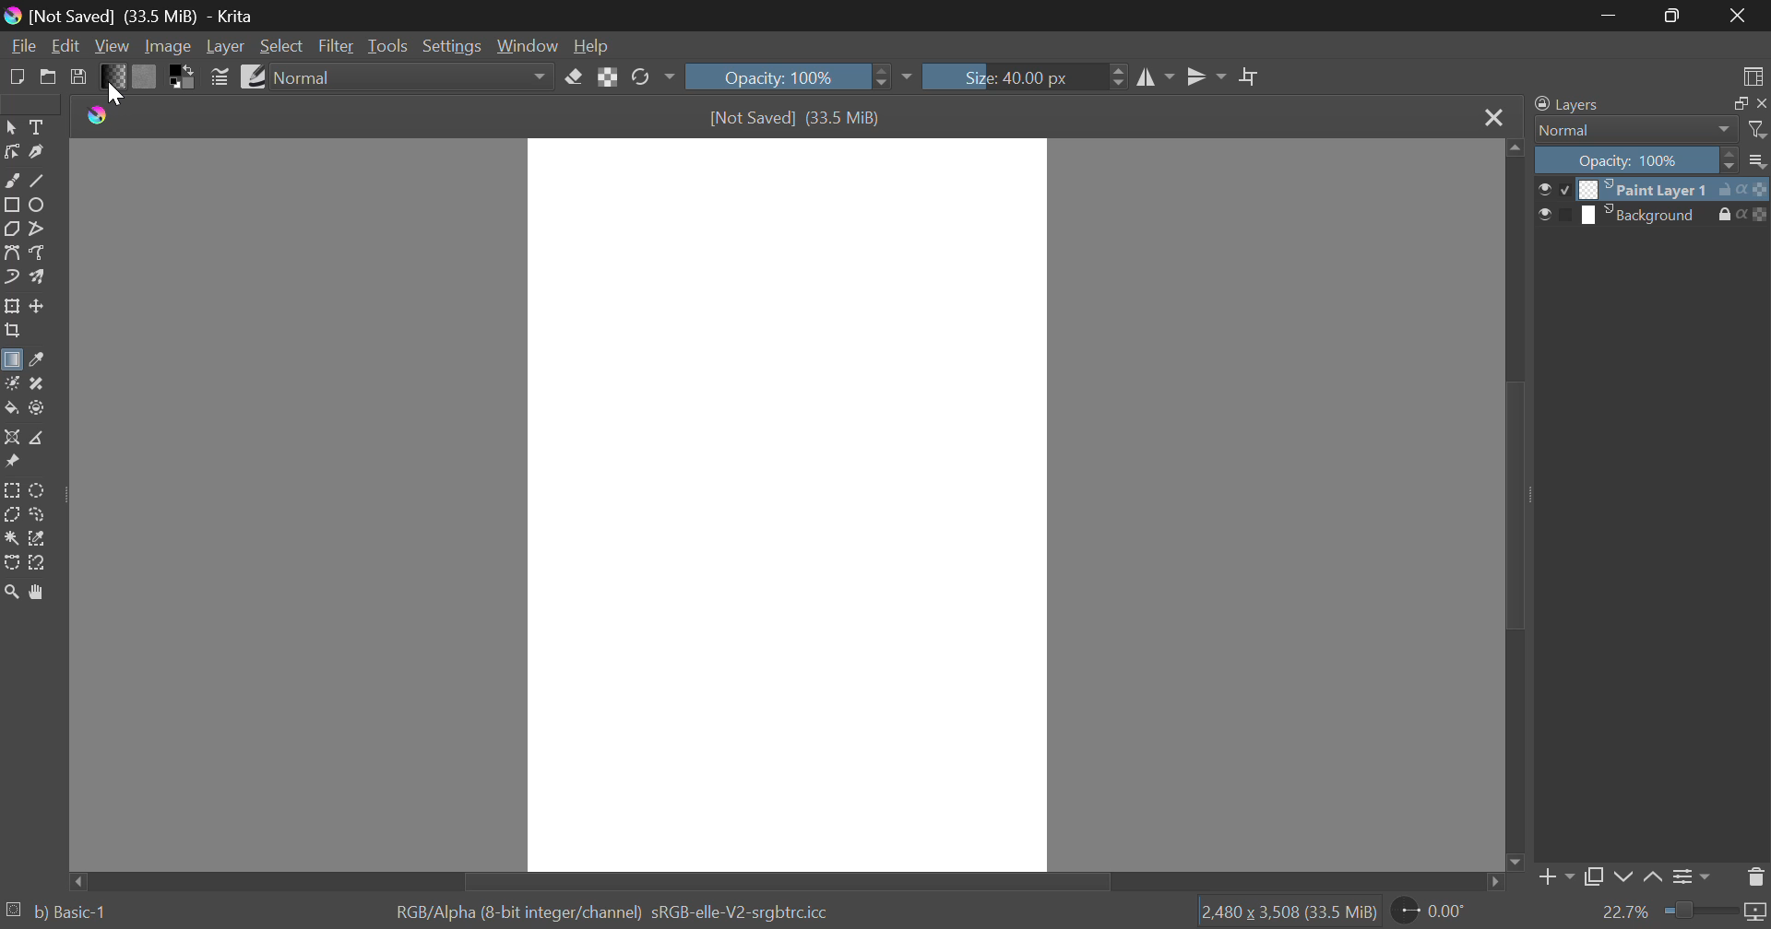  Describe the element at coordinates (145, 76) in the screenshot. I see `Pattern` at that location.